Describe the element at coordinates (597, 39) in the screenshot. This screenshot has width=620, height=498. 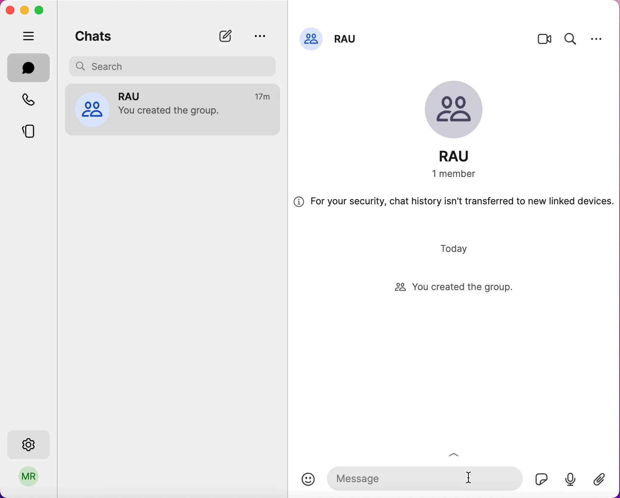
I see `settings` at that location.